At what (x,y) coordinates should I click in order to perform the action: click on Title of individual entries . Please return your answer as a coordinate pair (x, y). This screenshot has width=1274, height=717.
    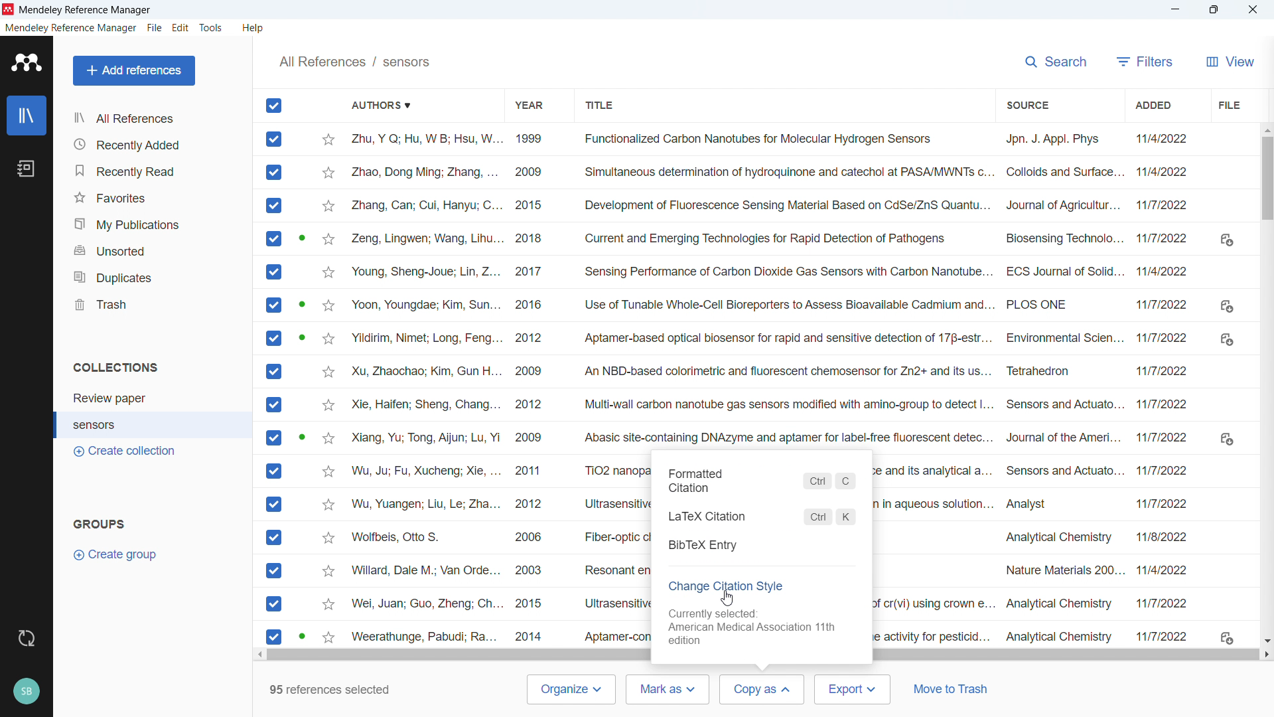
    Looking at the image, I should click on (784, 288).